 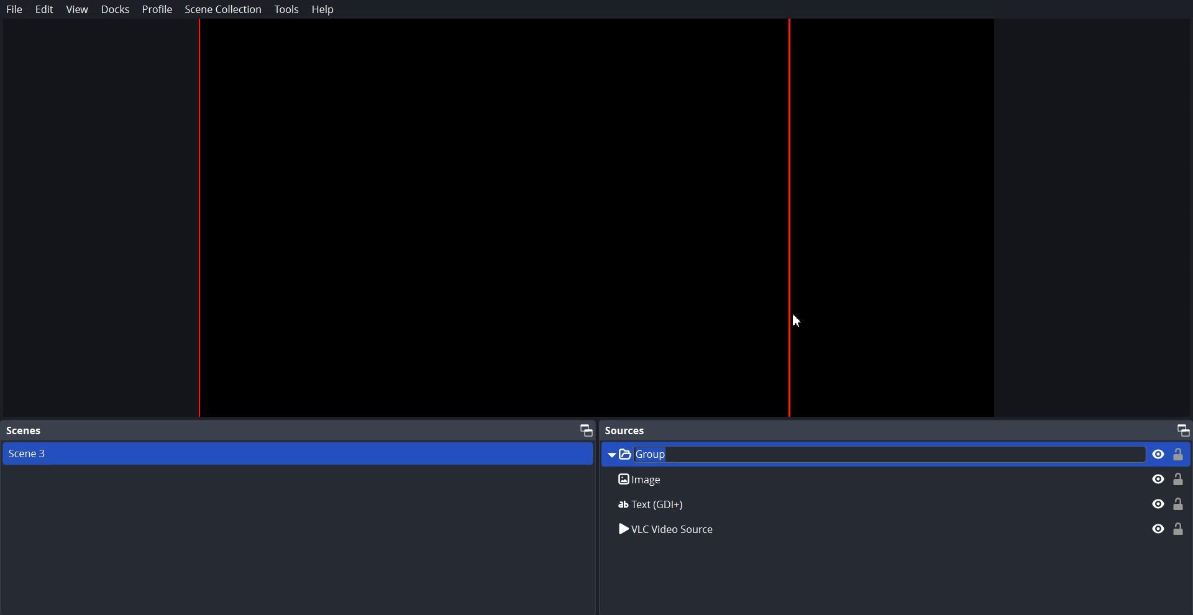 What do you see at coordinates (287, 9) in the screenshot?
I see `Tools` at bounding box center [287, 9].